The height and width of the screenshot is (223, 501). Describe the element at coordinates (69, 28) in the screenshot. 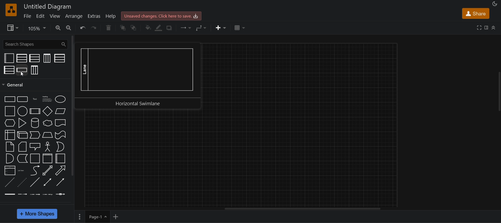

I see `zoom out` at that location.